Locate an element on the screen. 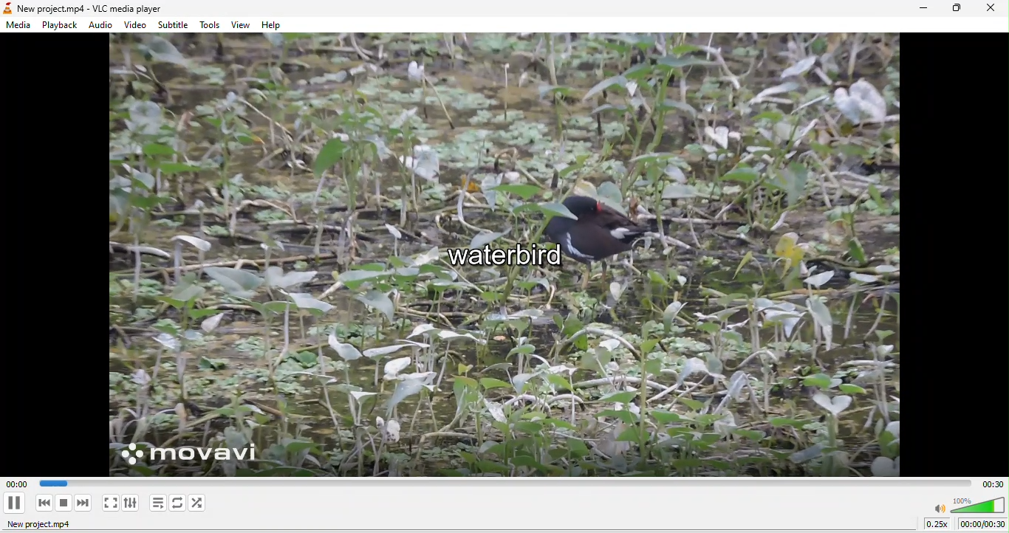  playback is located at coordinates (61, 24).